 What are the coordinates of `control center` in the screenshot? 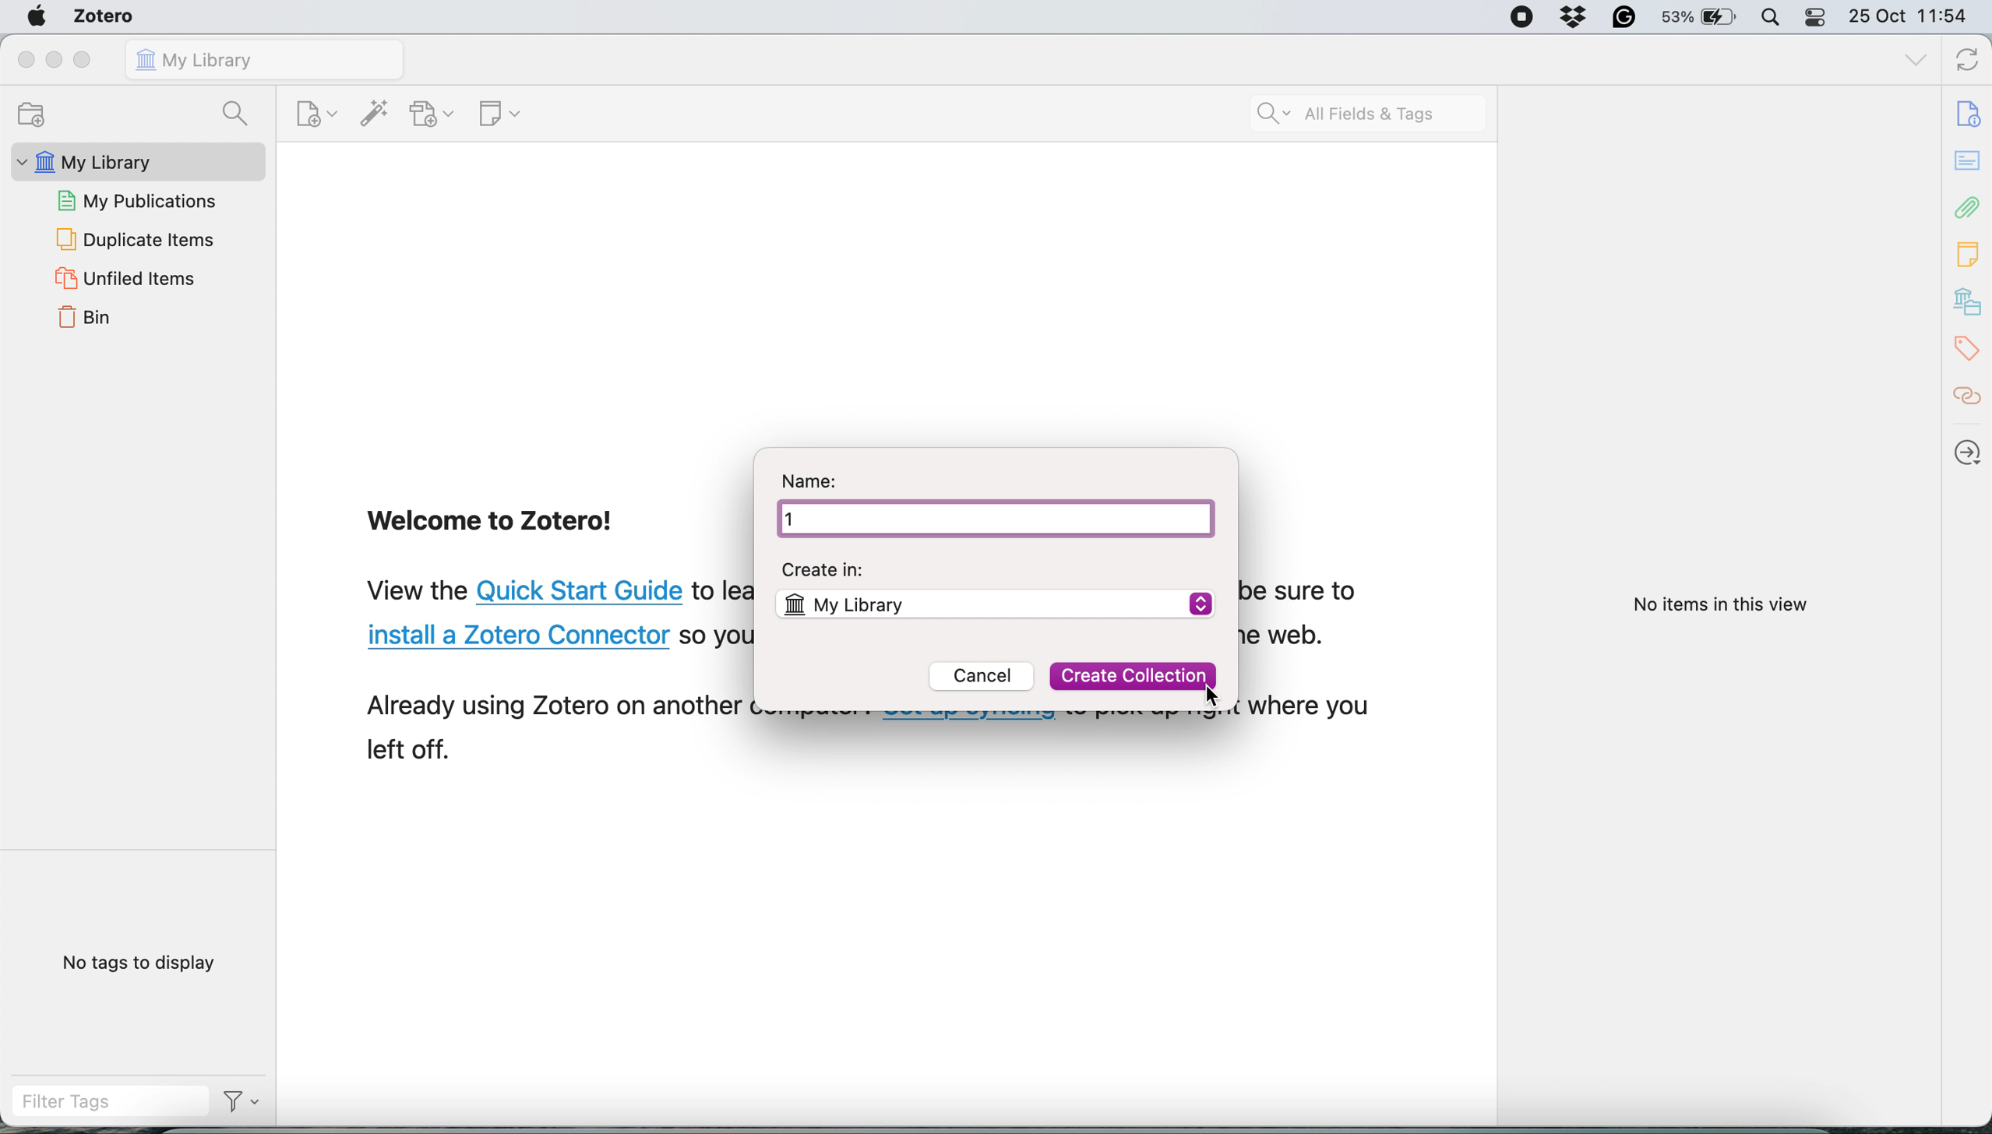 It's located at (1817, 18).